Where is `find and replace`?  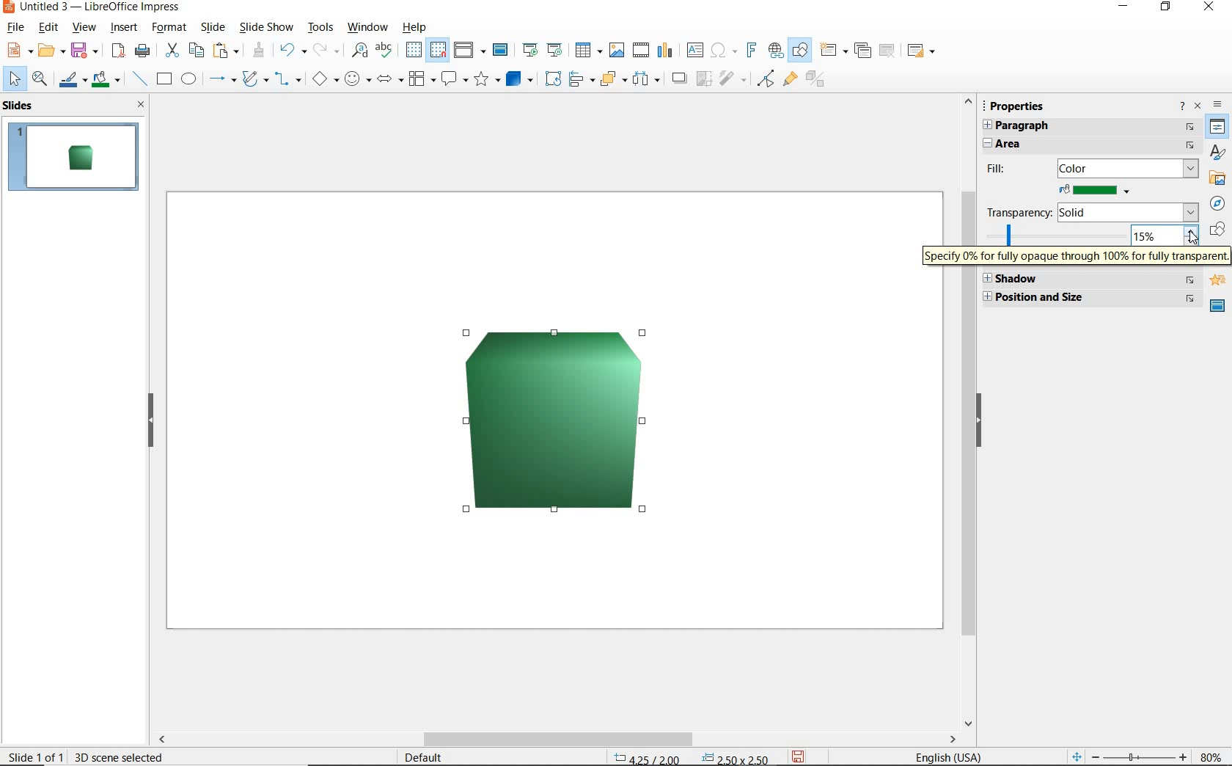
find and replace is located at coordinates (358, 51).